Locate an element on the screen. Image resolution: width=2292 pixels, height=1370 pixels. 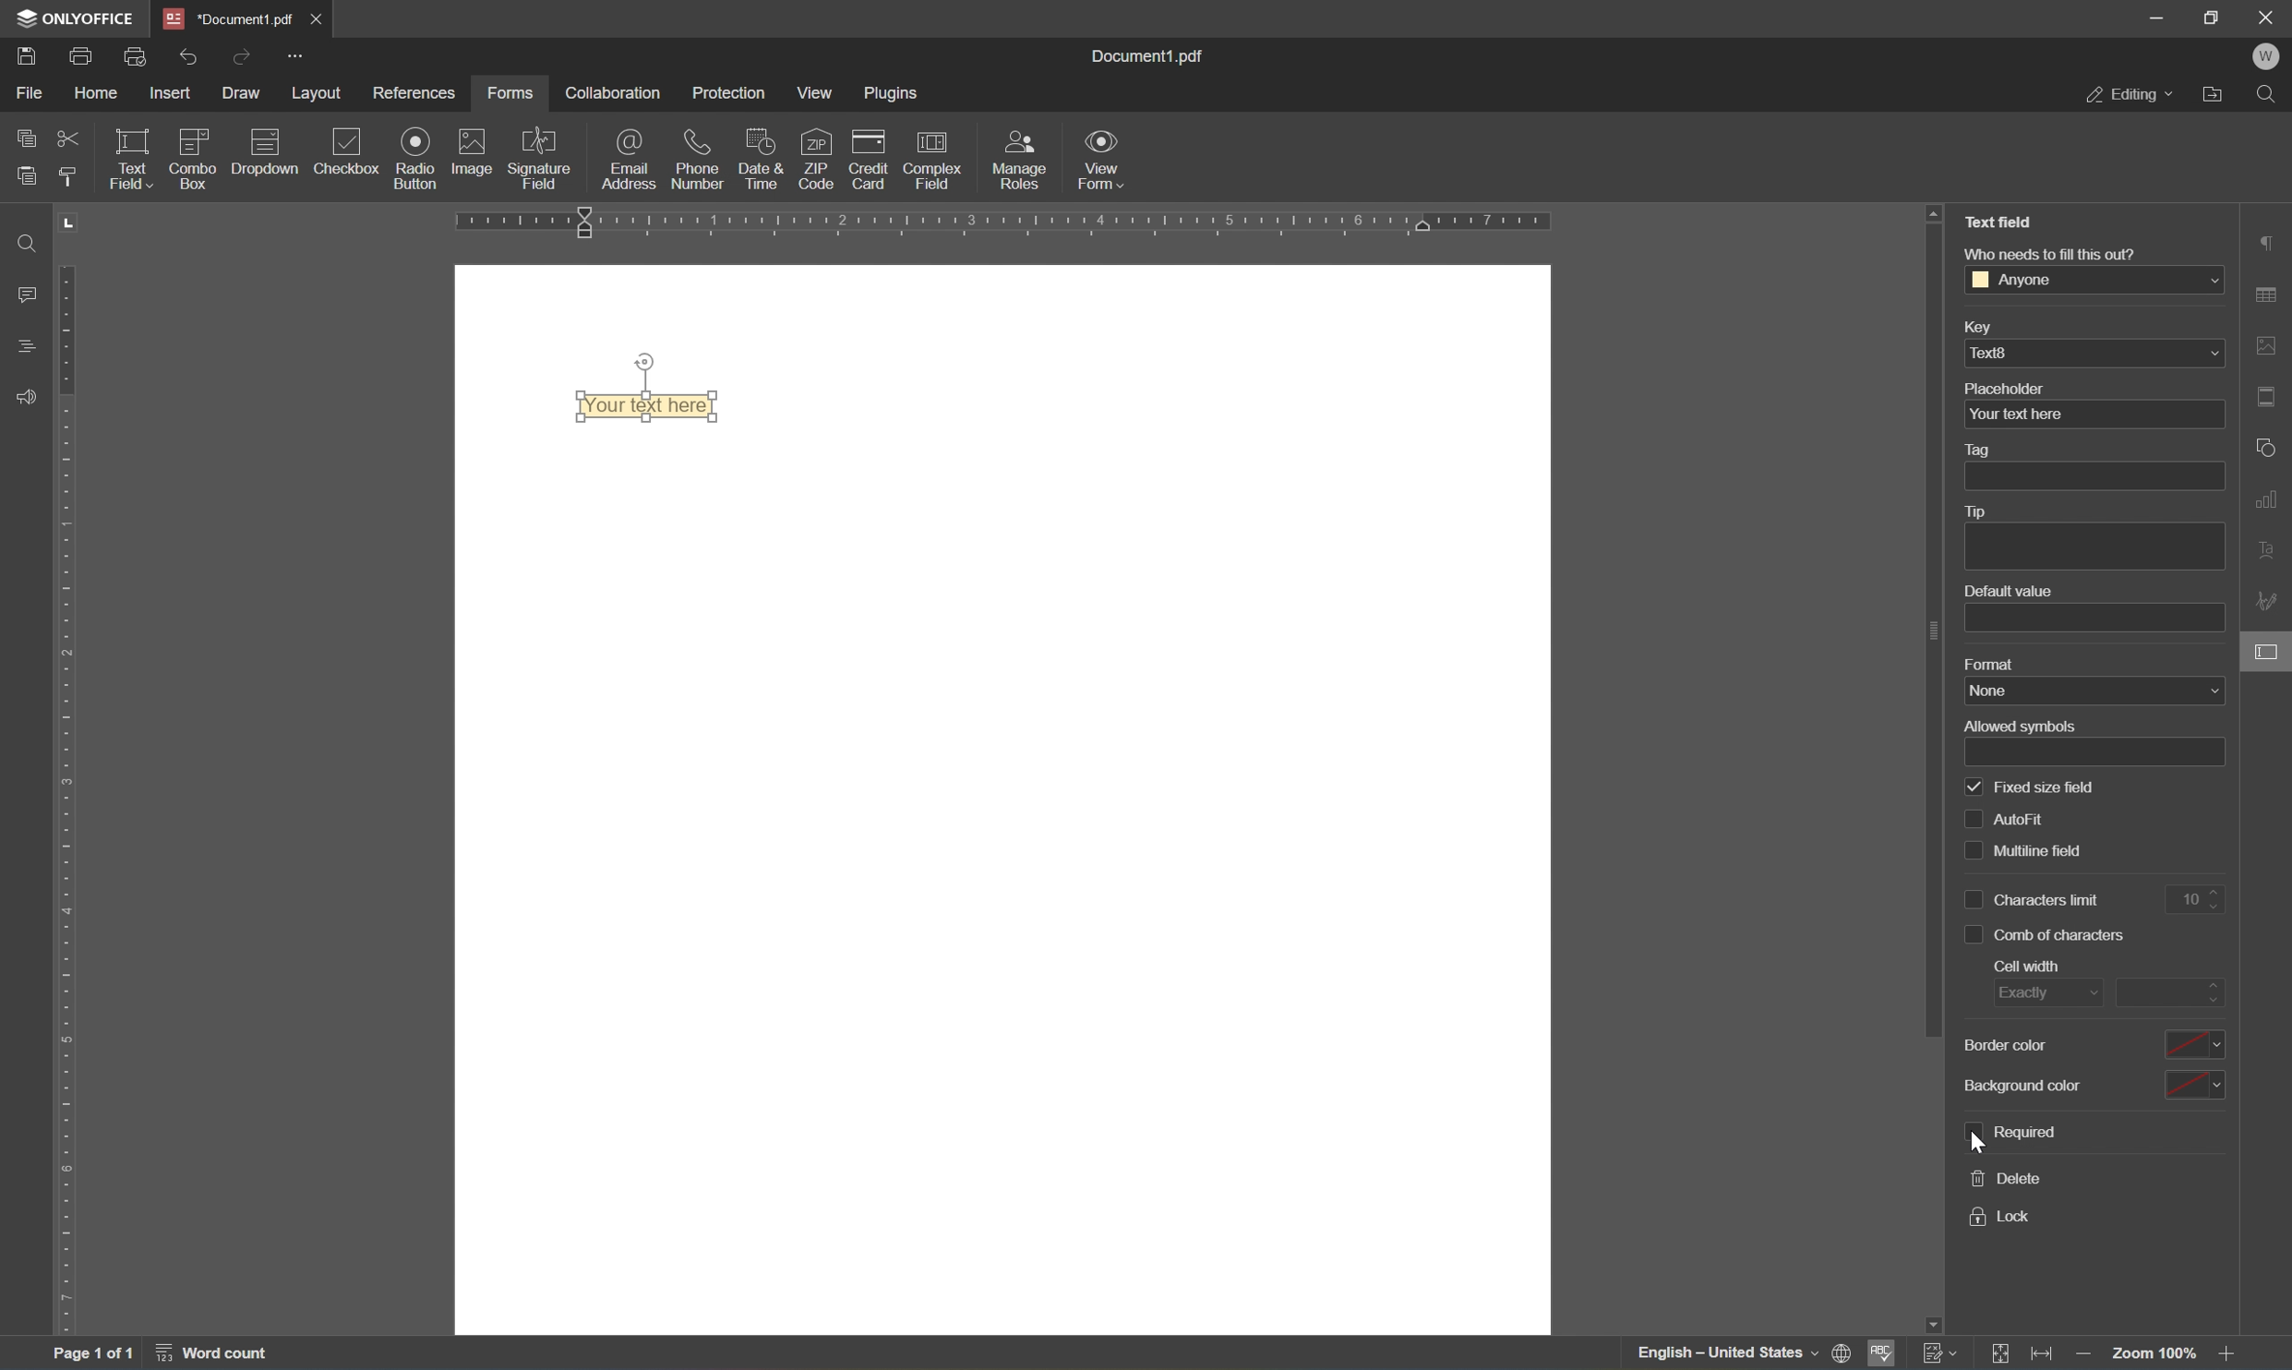
close is located at coordinates (318, 21).